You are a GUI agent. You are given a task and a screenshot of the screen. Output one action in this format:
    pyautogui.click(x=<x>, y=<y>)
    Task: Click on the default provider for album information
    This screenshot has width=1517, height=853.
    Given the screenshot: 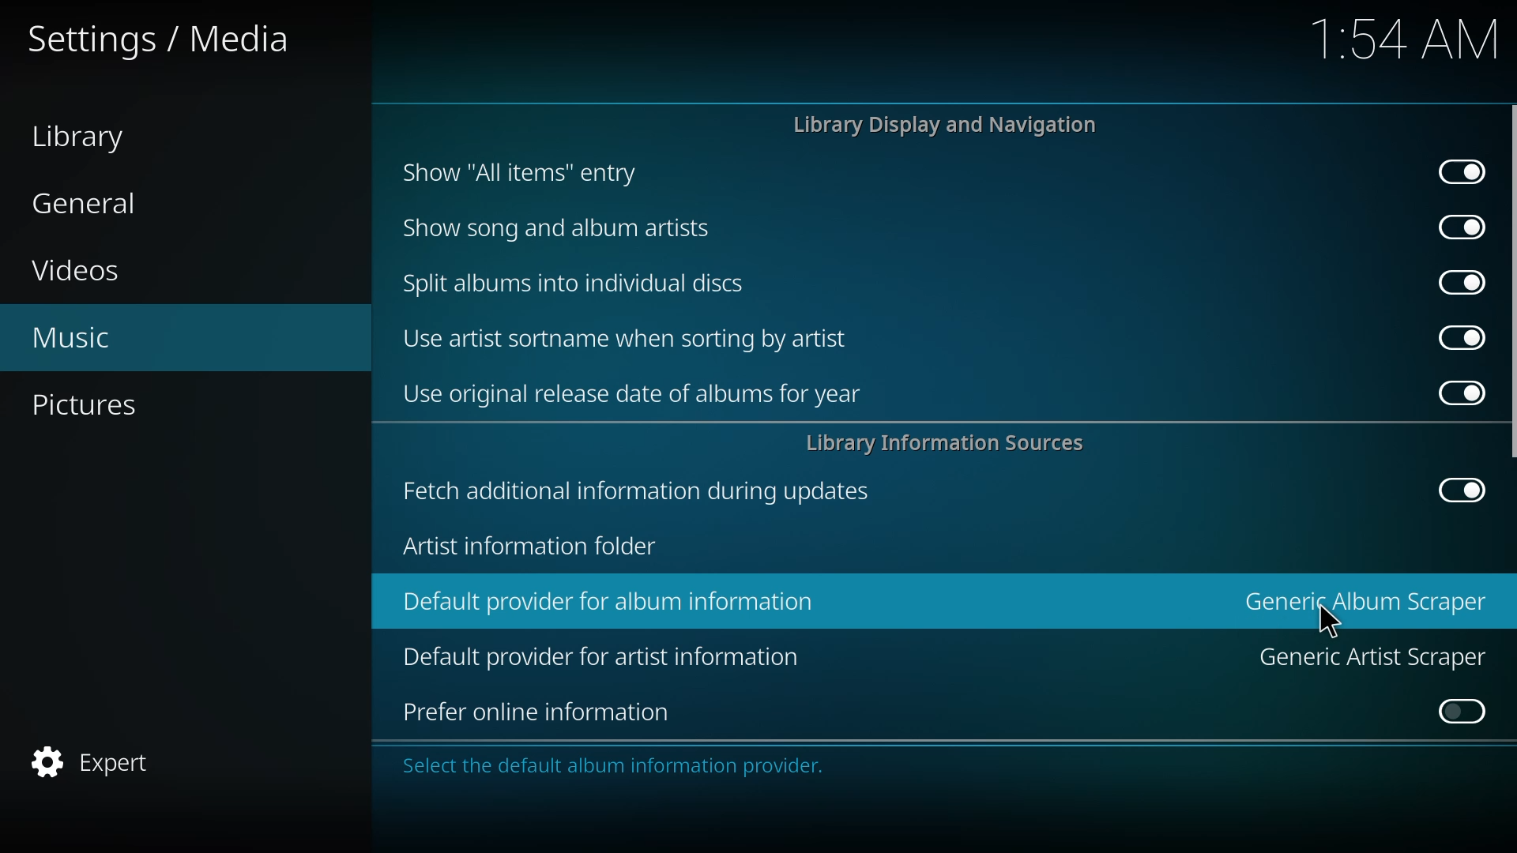 What is the action you would take?
    pyautogui.click(x=610, y=603)
    